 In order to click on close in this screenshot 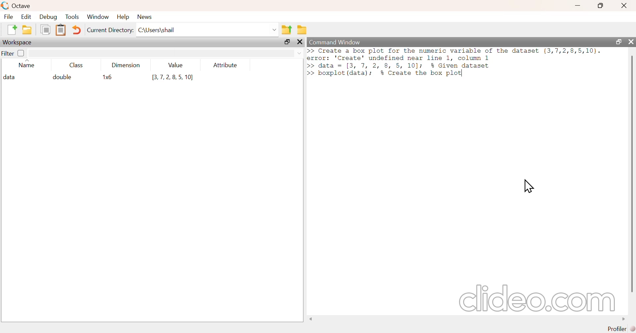, I will do `click(626, 6)`.